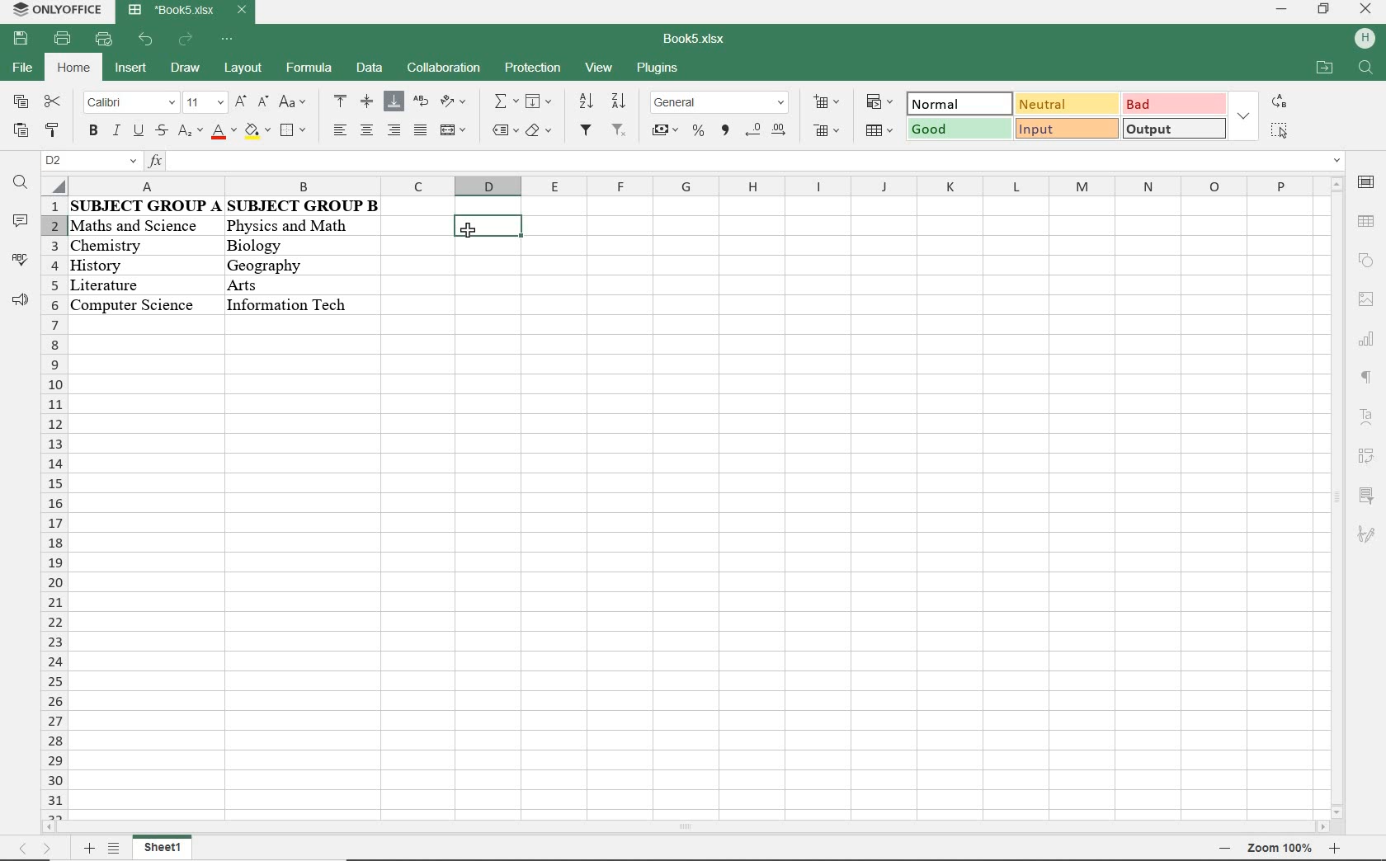 This screenshot has height=861, width=1386. What do you see at coordinates (87, 850) in the screenshot?
I see `add sheet` at bounding box center [87, 850].